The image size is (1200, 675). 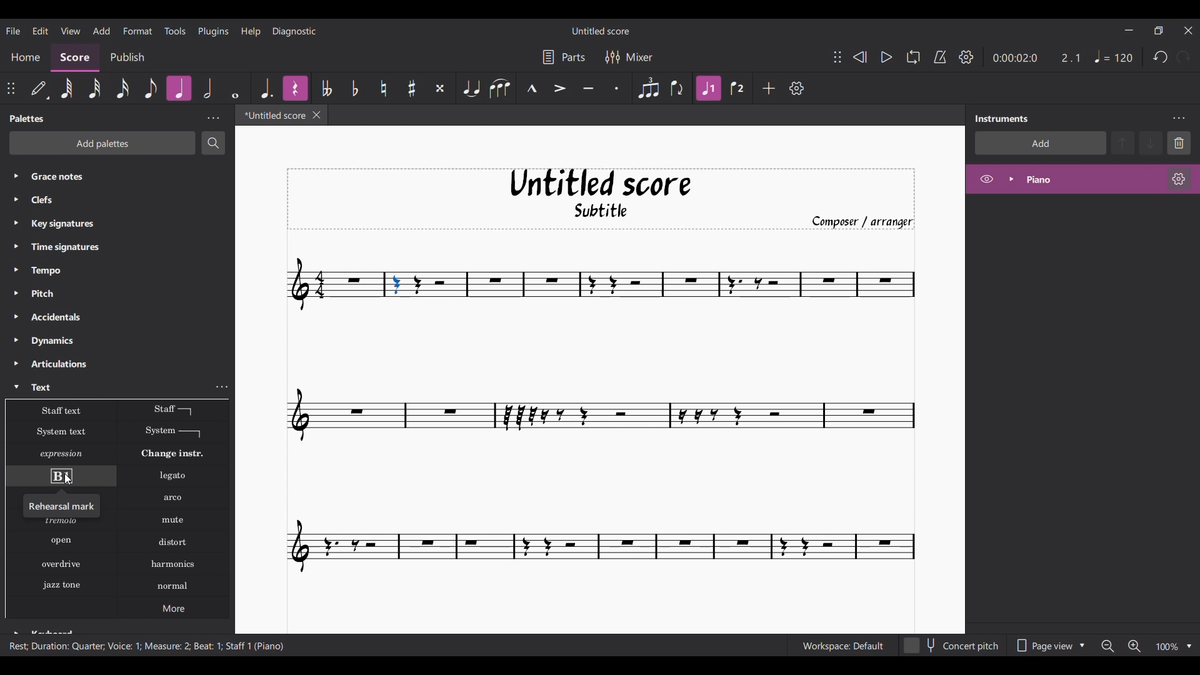 What do you see at coordinates (294, 31) in the screenshot?
I see `Diagnostic menu` at bounding box center [294, 31].